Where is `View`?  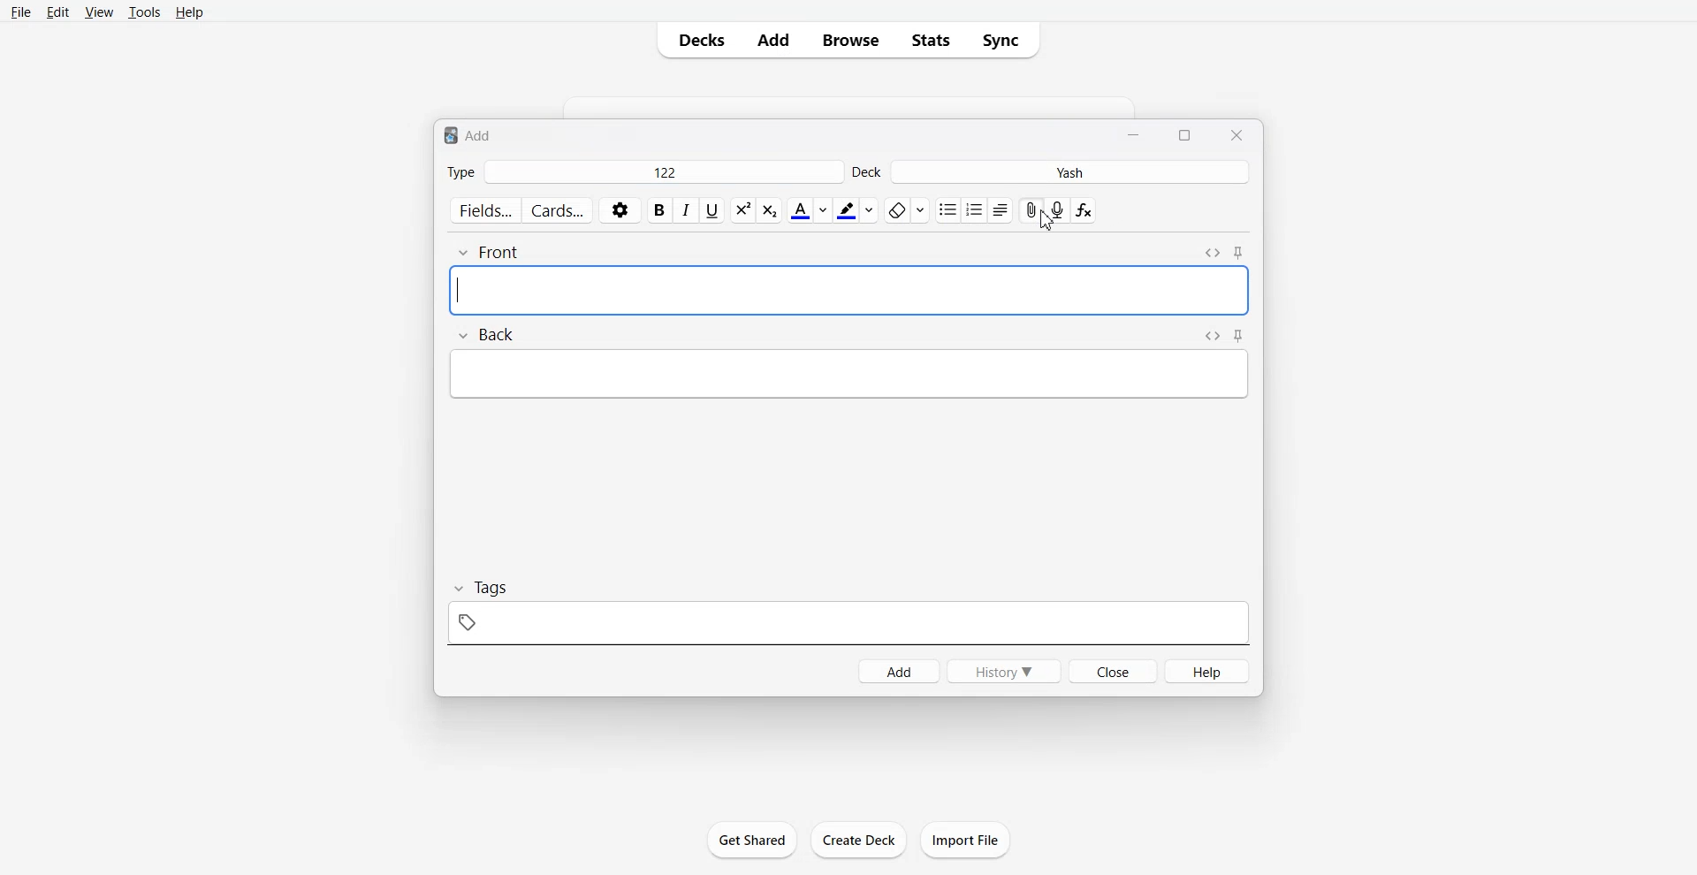
View is located at coordinates (98, 13).